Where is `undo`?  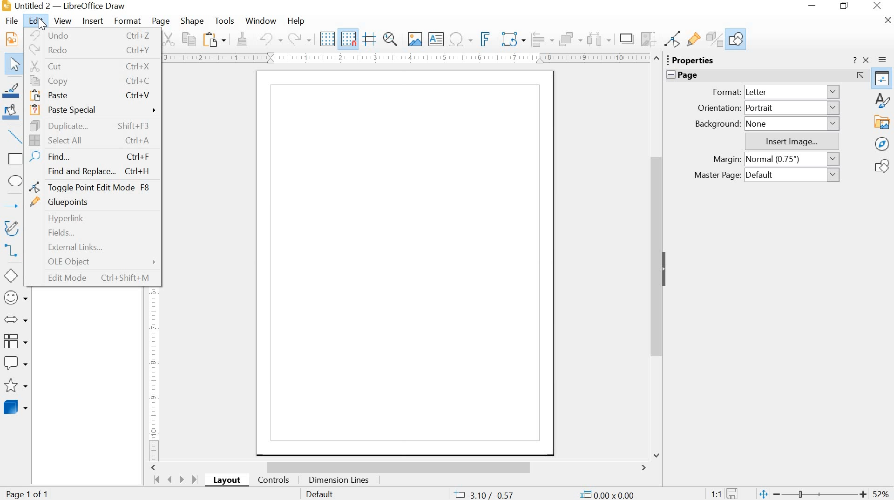
undo is located at coordinates (94, 36).